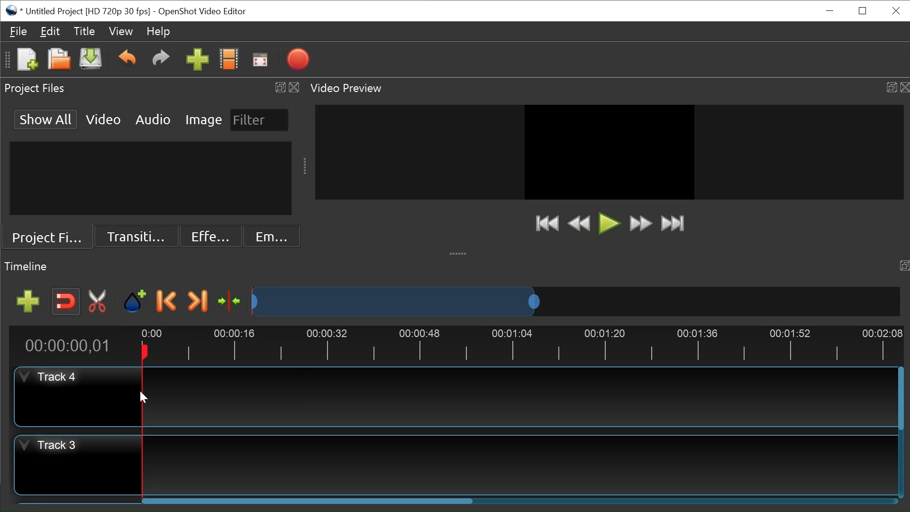 This screenshot has height=512, width=910. I want to click on Jump to Start, so click(546, 223).